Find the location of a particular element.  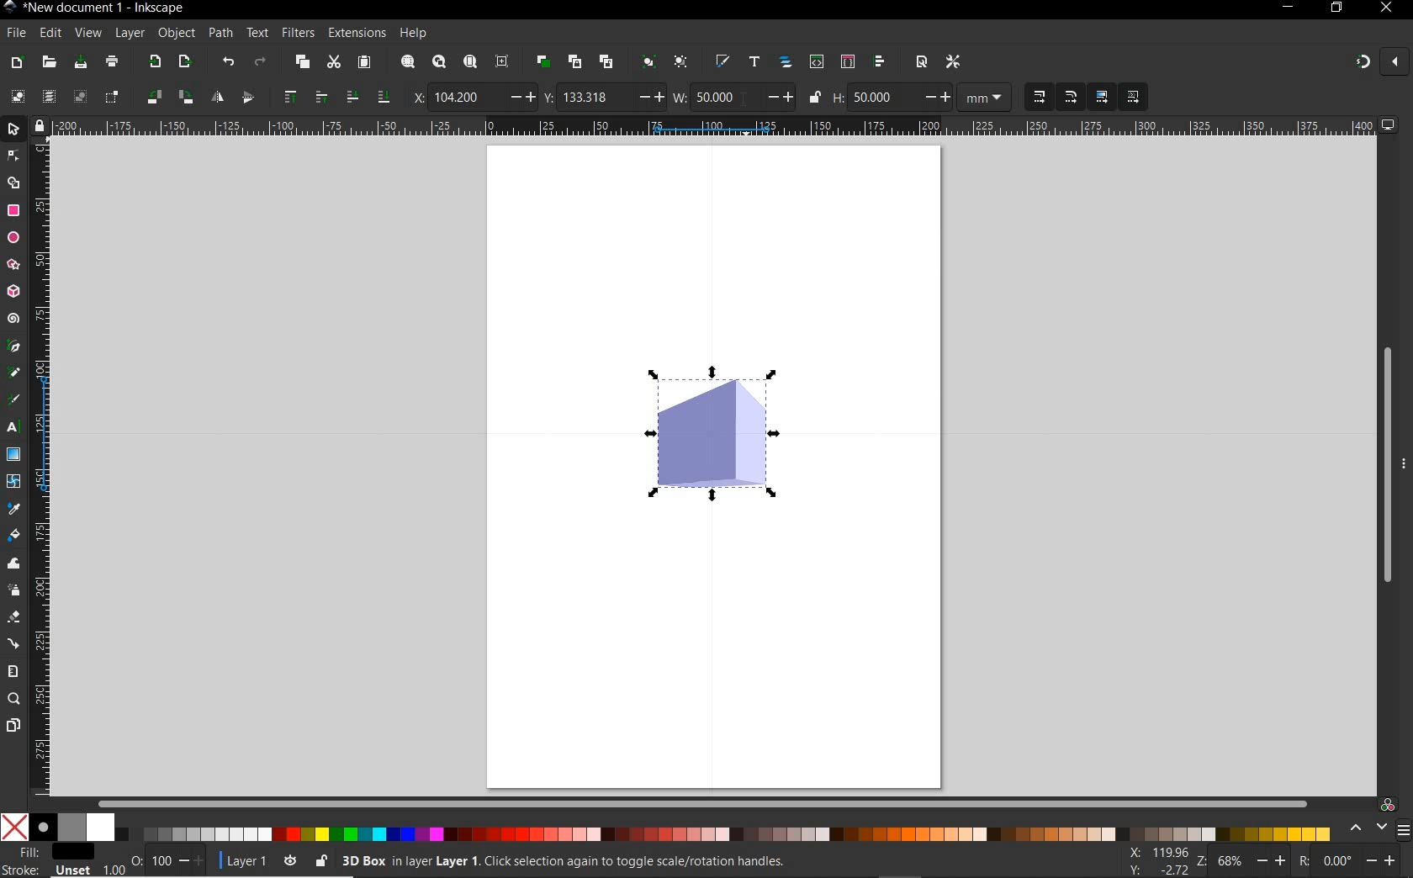

increase/decrease is located at coordinates (779, 97).